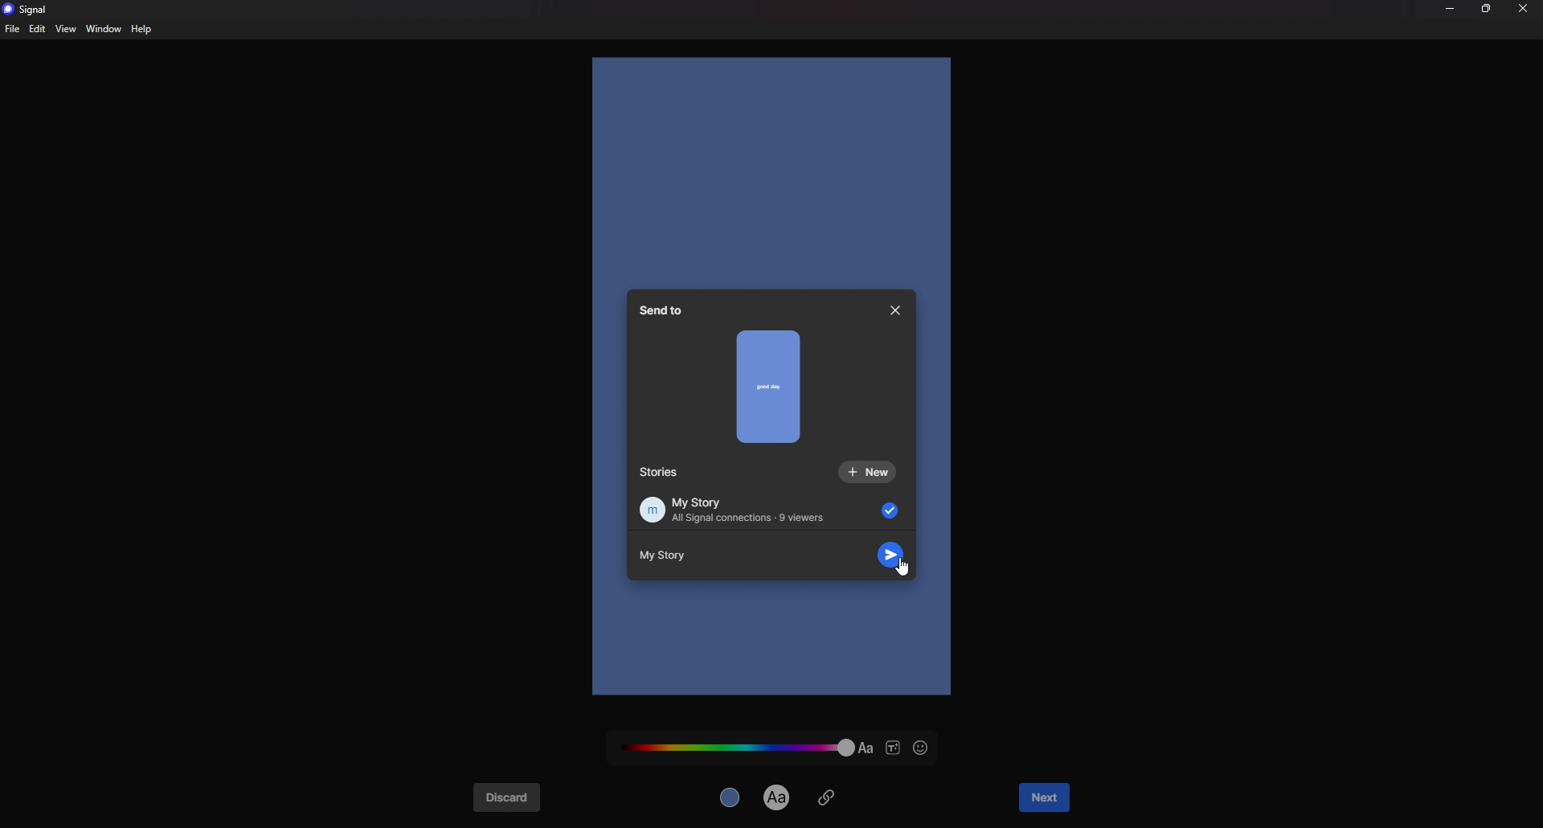 The image size is (1543, 828). What do you see at coordinates (507, 798) in the screenshot?
I see `discard` at bounding box center [507, 798].